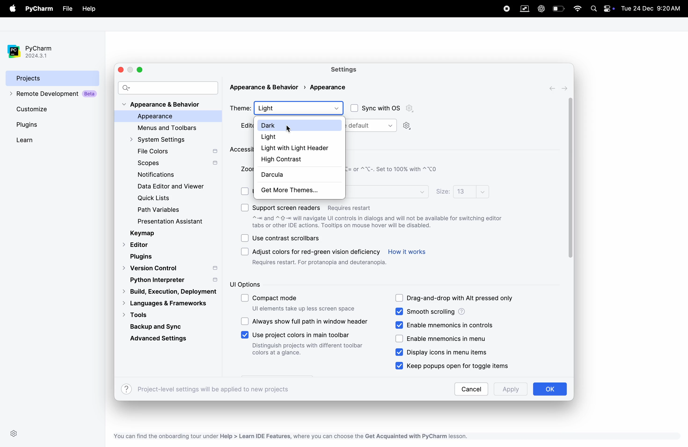 Image resolution: width=688 pixels, height=447 pixels. What do you see at coordinates (400, 339) in the screenshot?
I see `checkbox` at bounding box center [400, 339].